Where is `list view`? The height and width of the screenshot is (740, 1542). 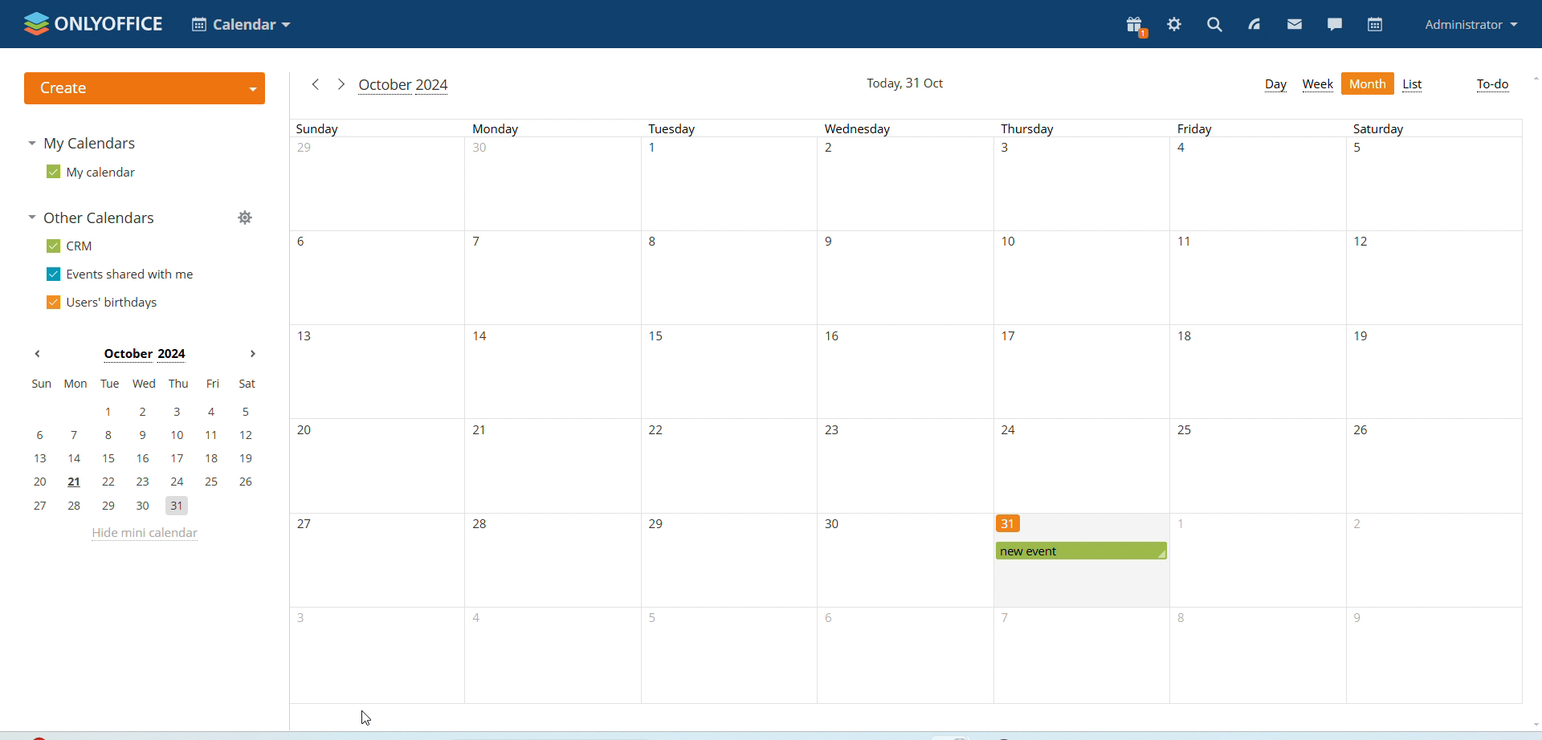 list view is located at coordinates (1413, 86).